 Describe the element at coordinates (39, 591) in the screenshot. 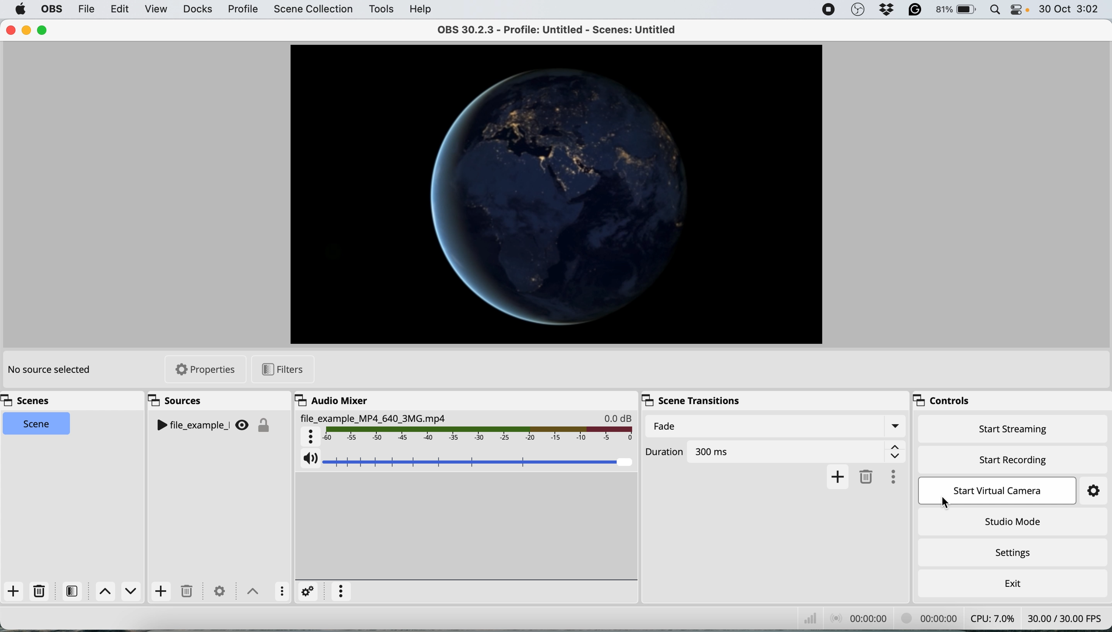

I see `delete scene` at that location.